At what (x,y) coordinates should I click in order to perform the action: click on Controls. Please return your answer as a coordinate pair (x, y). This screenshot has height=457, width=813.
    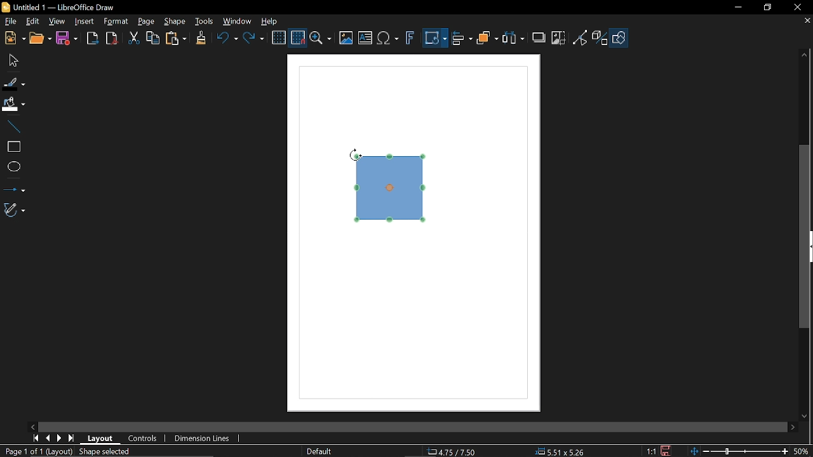
    Looking at the image, I should click on (142, 439).